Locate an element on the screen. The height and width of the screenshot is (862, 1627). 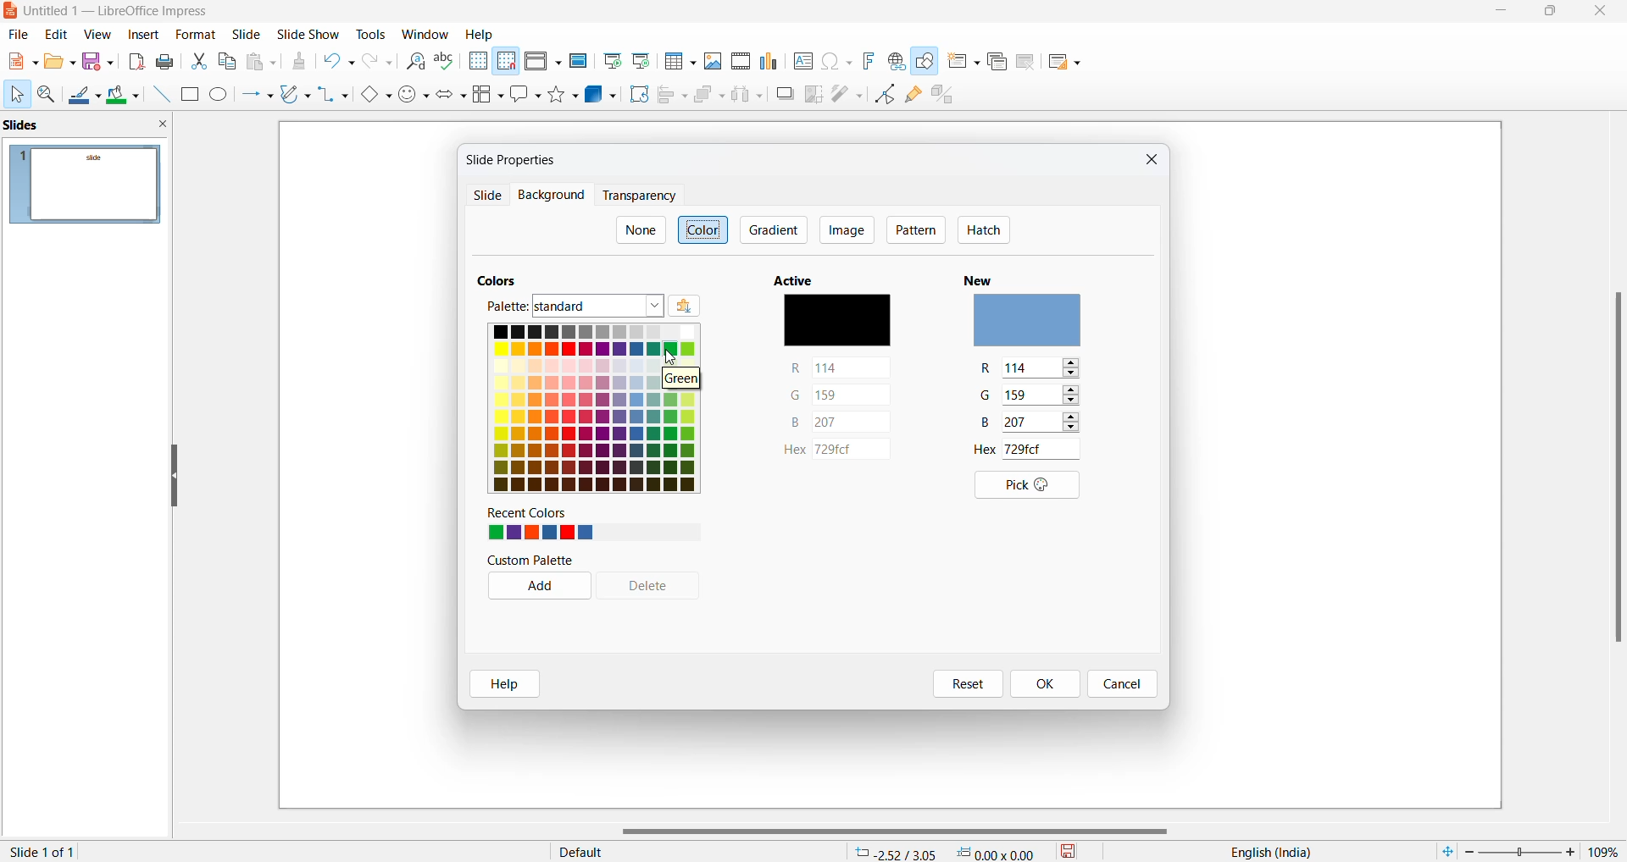
blue is located at coordinates (837, 423).